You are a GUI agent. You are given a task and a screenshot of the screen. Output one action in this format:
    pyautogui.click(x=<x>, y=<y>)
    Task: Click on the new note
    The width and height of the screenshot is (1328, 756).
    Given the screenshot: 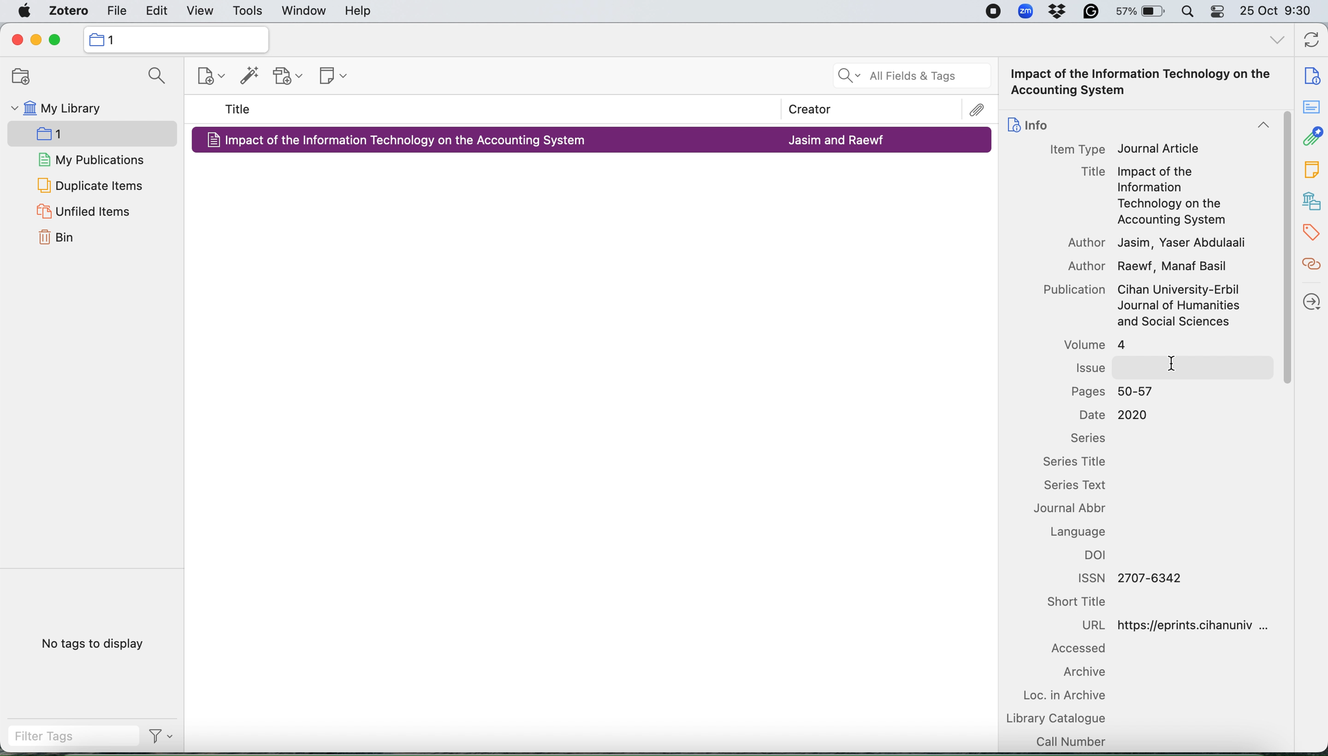 What is the action you would take?
    pyautogui.click(x=331, y=77)
    